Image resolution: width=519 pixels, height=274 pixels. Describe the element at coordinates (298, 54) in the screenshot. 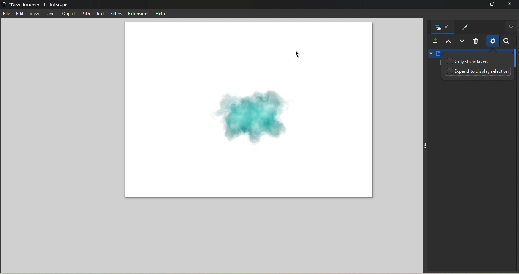

I see `cursor` at that location.